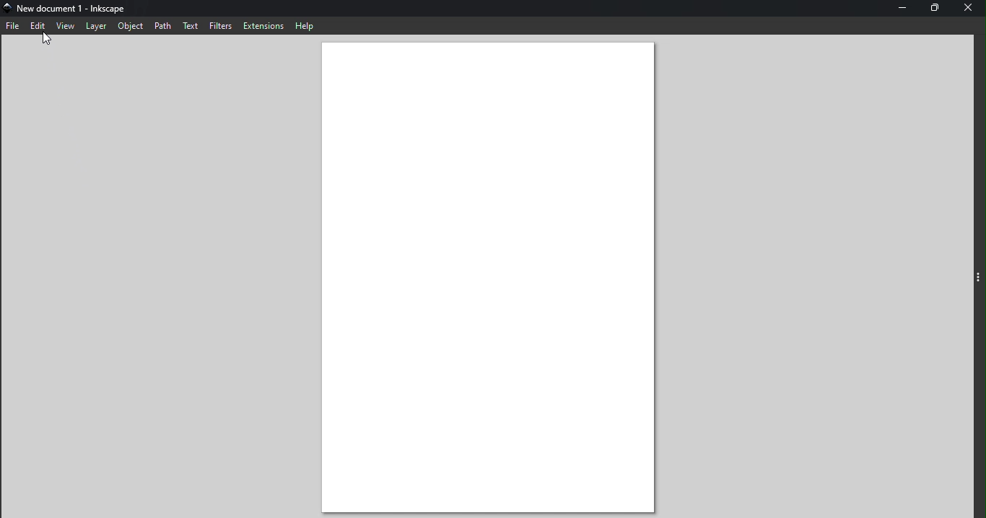 This screenshot has width=986, height=518. I want to click on File, so click(13, 28).